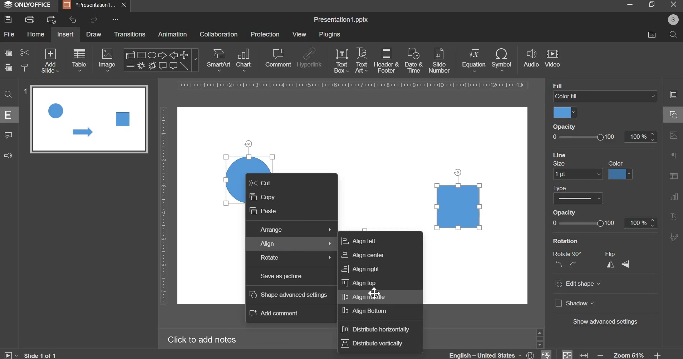 This screenshot has width=683, height=359. Describe the element at coordinates (8, 68) in the screenshot. I see `paste` at that location.